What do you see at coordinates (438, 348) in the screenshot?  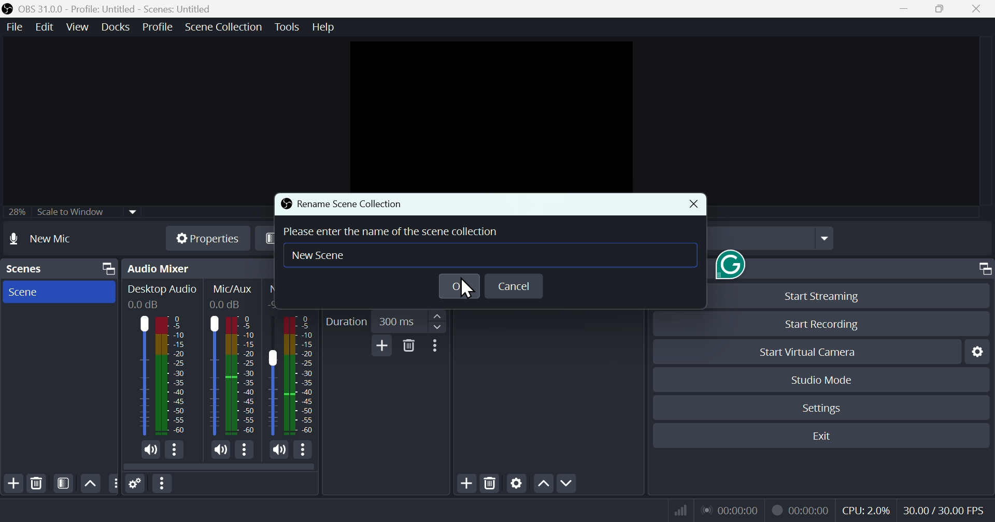 I see `More options` at bounding box center [438, 348].